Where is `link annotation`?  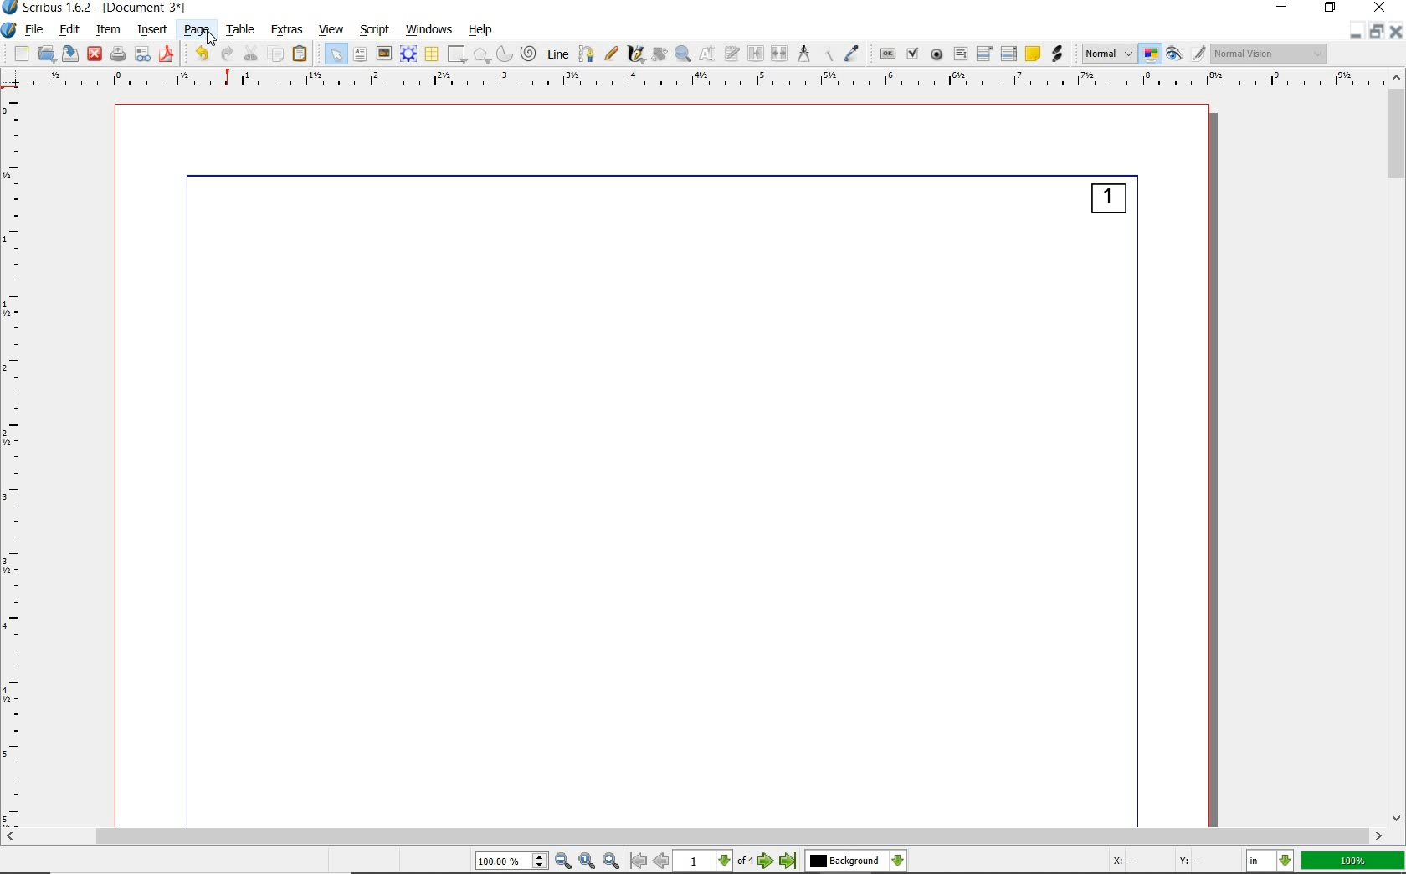
link annotation is located at coordinates (1058, 54).